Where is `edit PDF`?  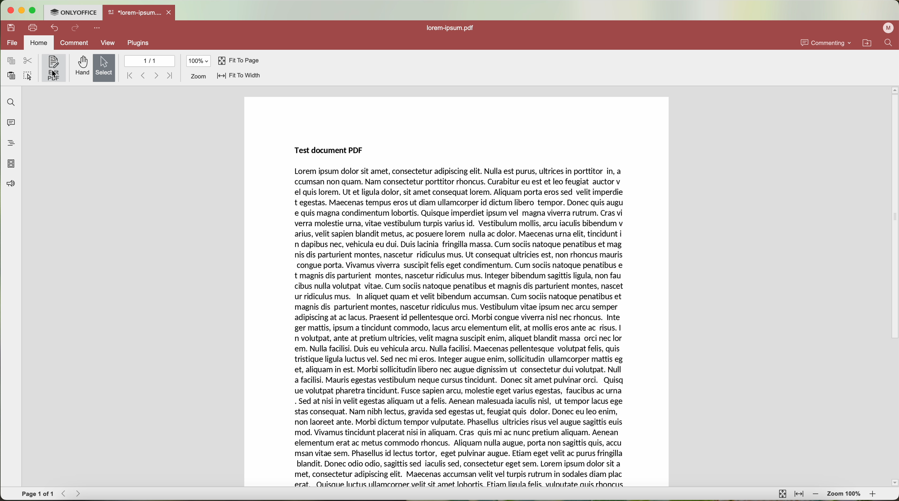 edit PDF is located at coordinates (53, 68).